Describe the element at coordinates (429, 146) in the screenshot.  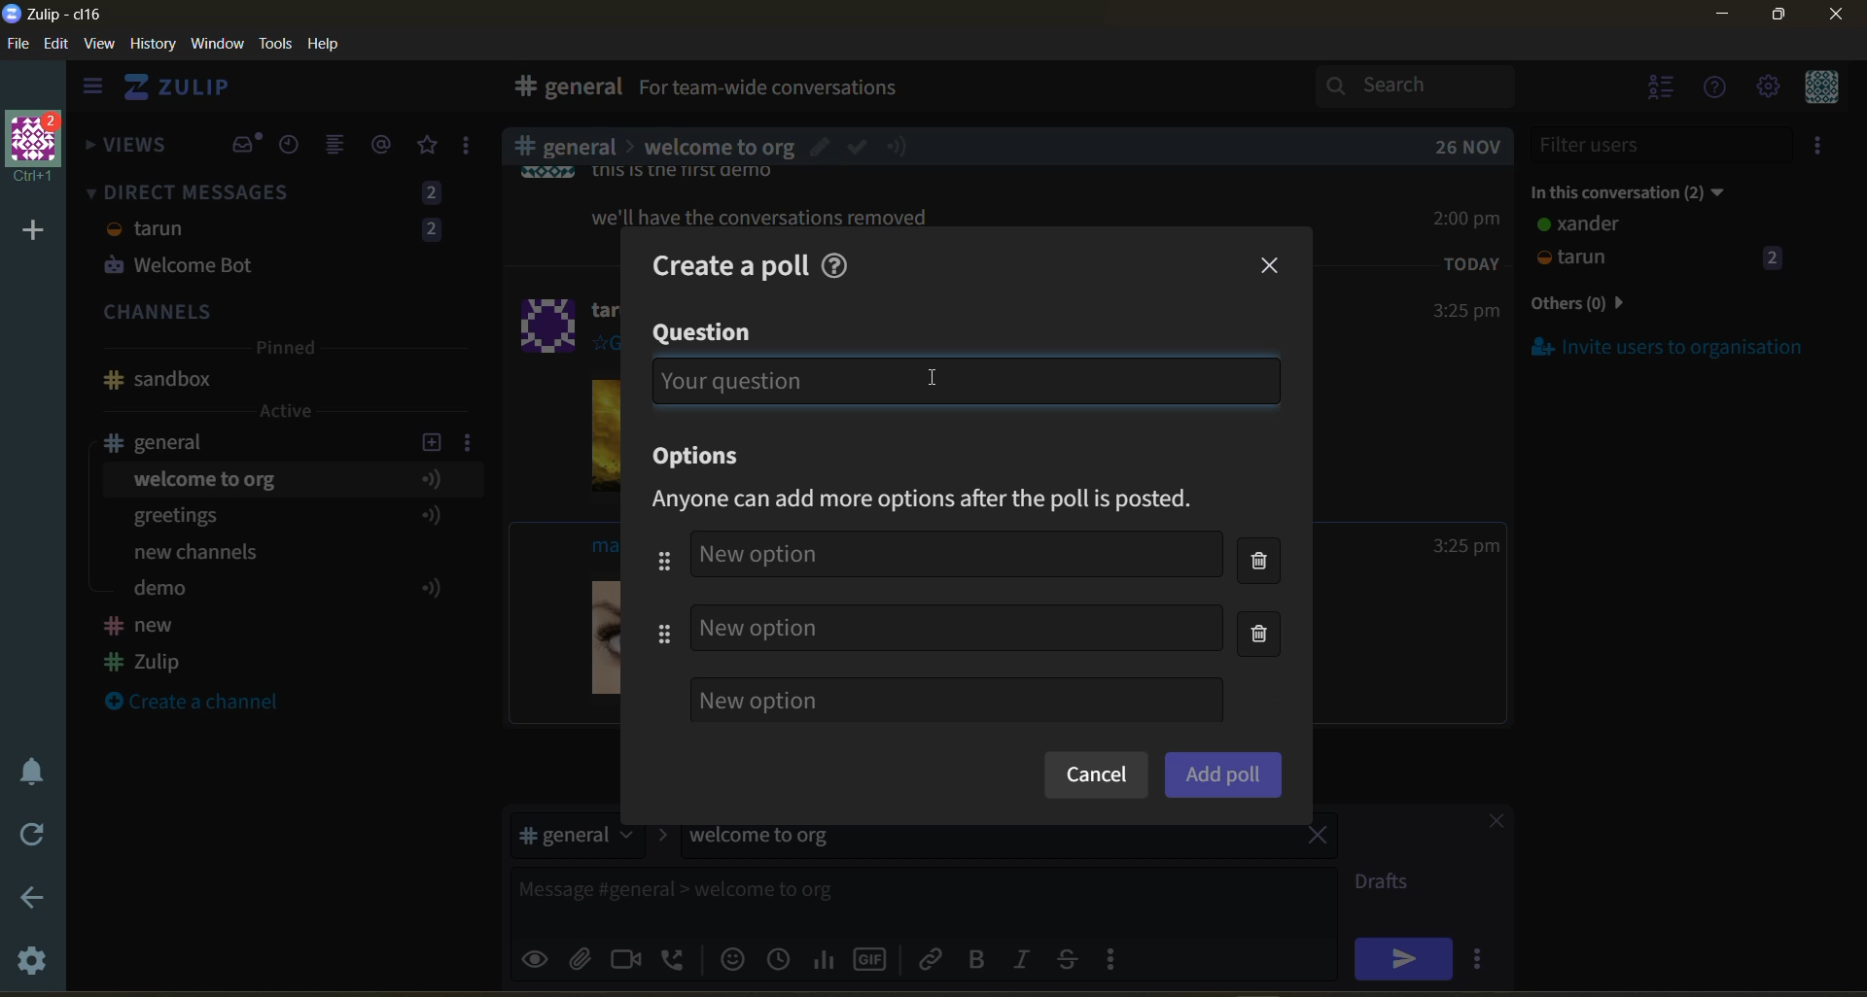
I see `favorites` at that location.